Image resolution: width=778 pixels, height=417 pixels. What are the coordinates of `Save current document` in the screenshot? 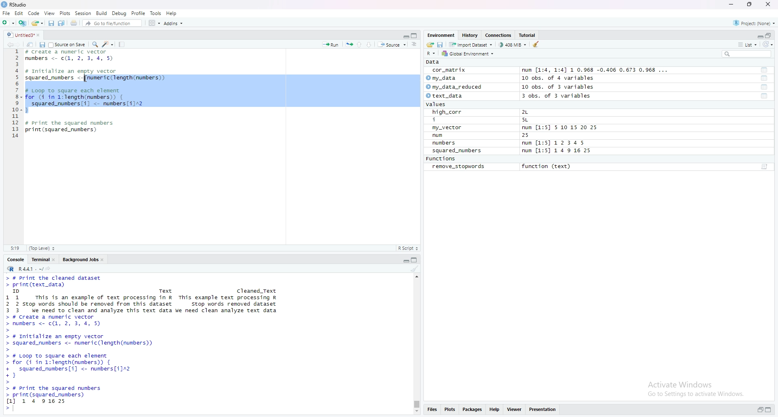 It's located at (51, 22).